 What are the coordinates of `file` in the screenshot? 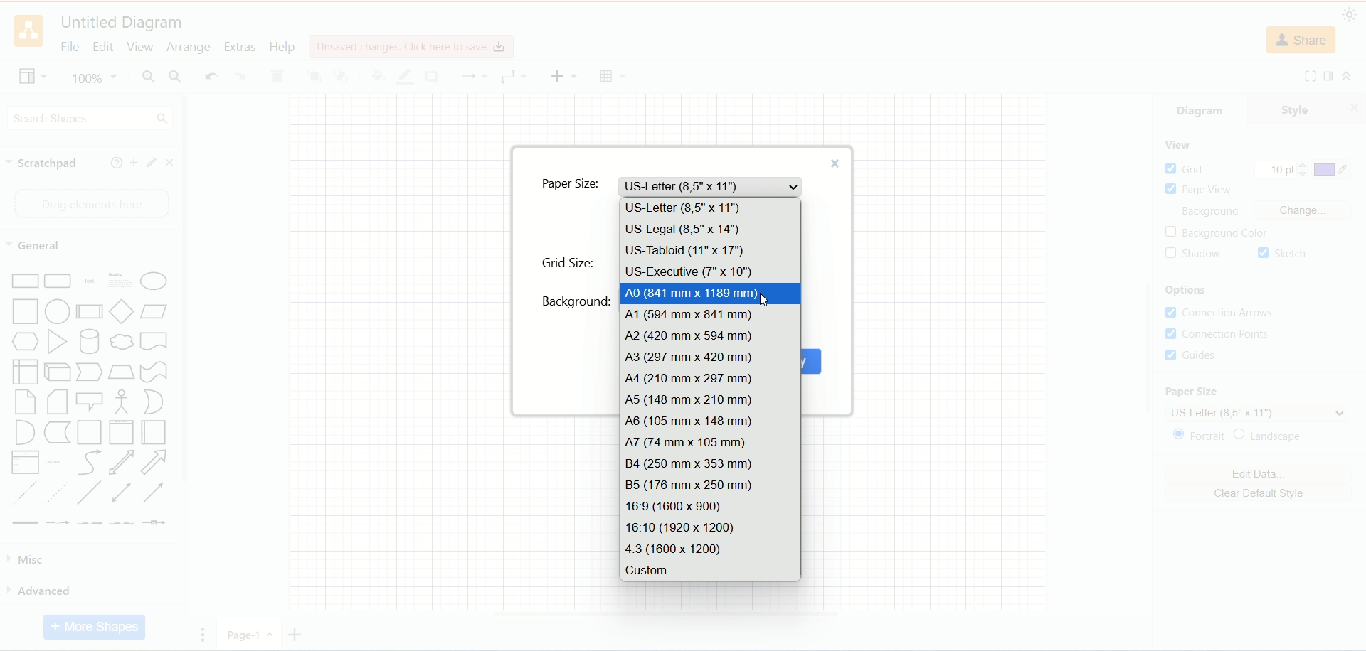 It's located at (69, 47).